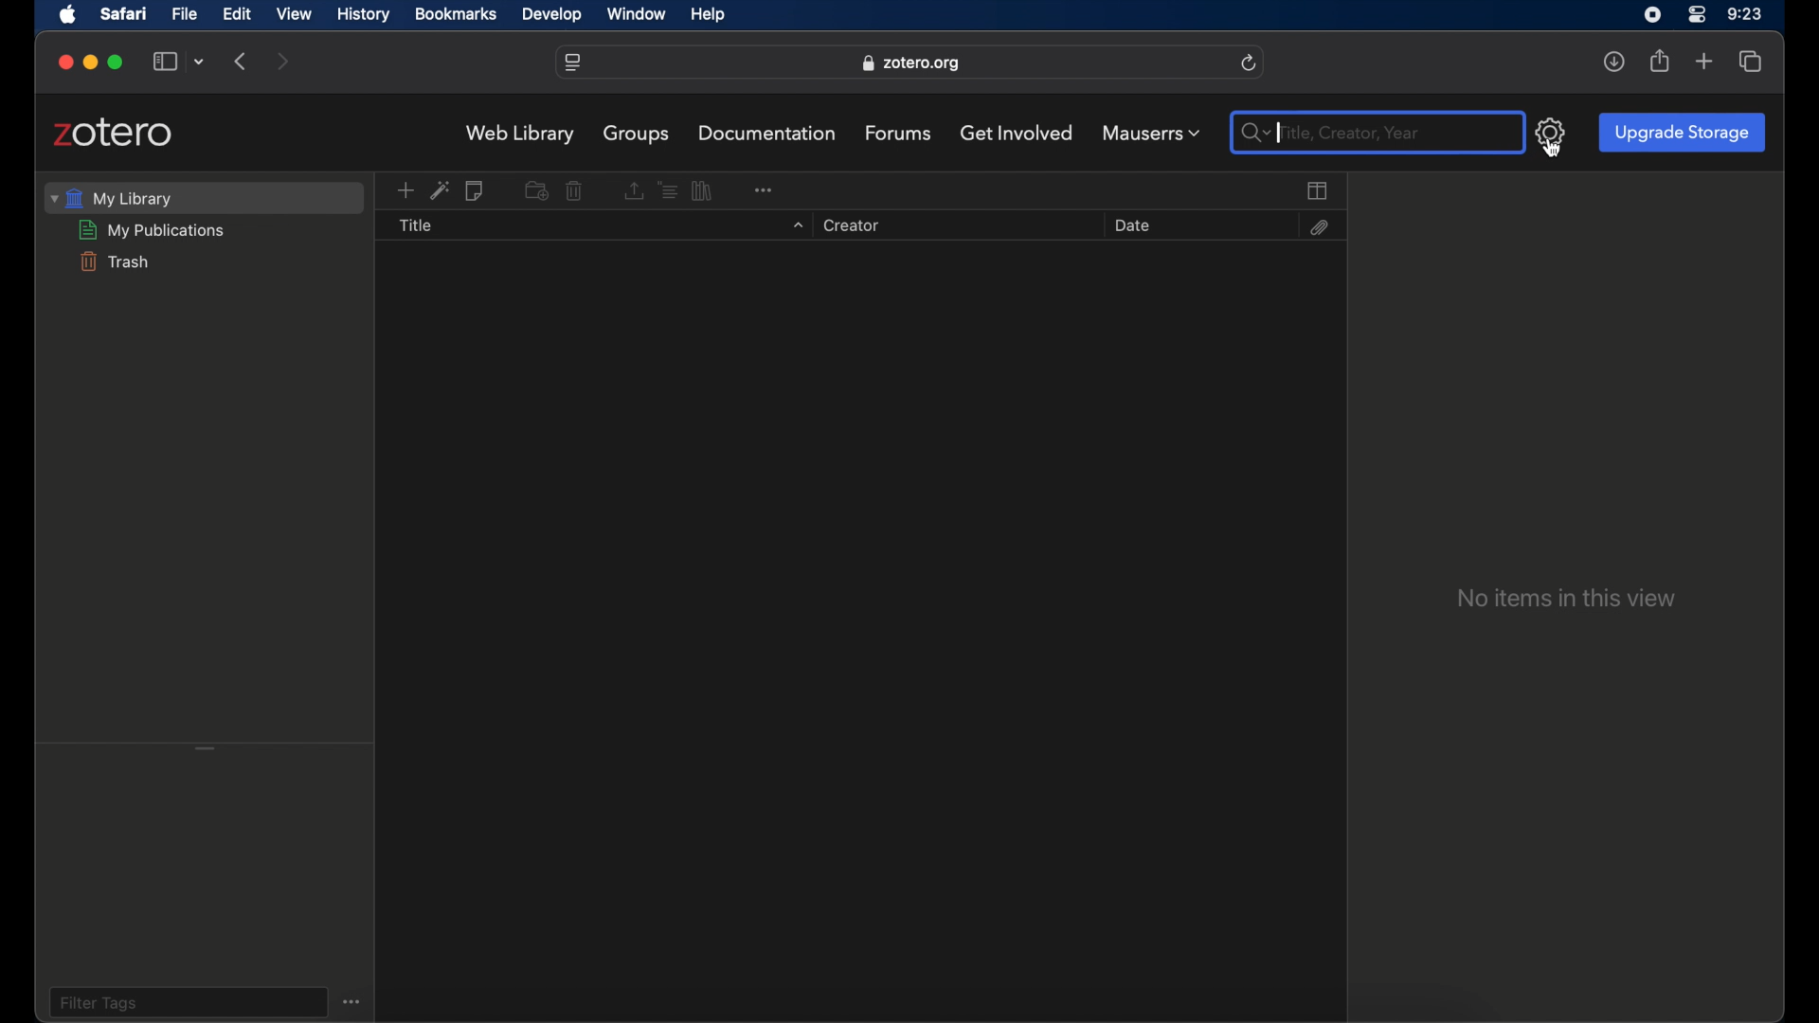 The image size is (1819, 1023). Describe the element at coordinates (201, 63) in the screenshot. I see `tab group picker` at that location.